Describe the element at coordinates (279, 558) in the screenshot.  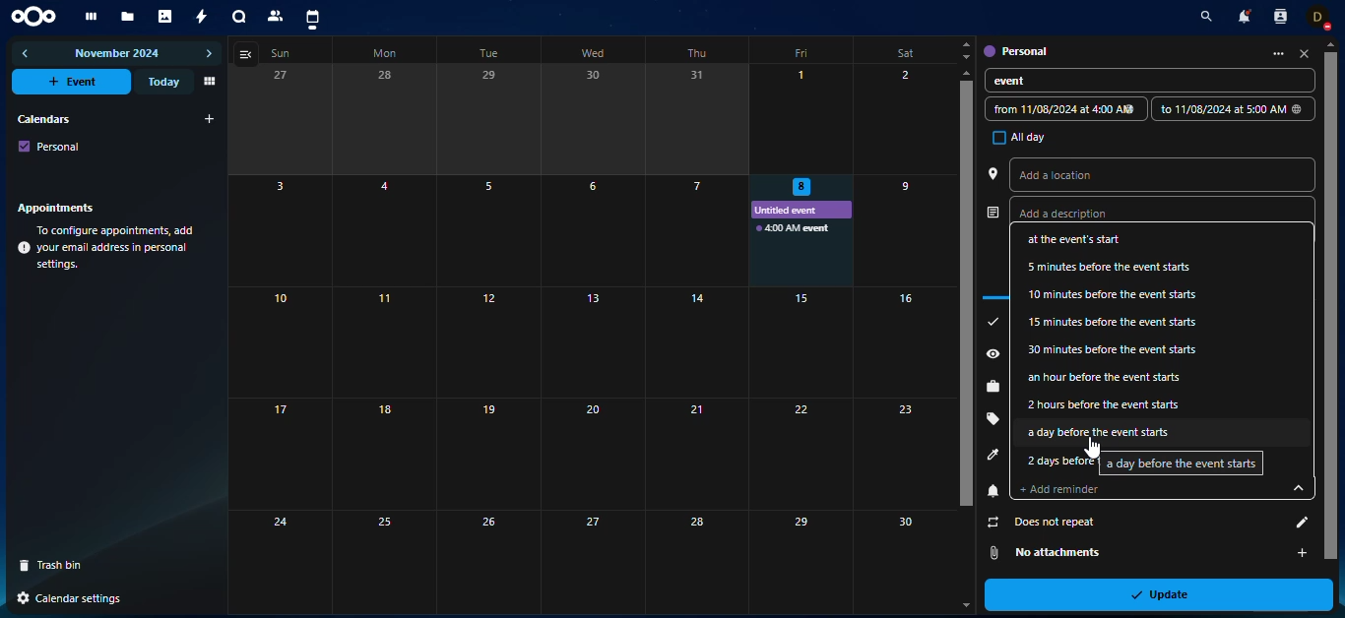
I see `24` at that location.